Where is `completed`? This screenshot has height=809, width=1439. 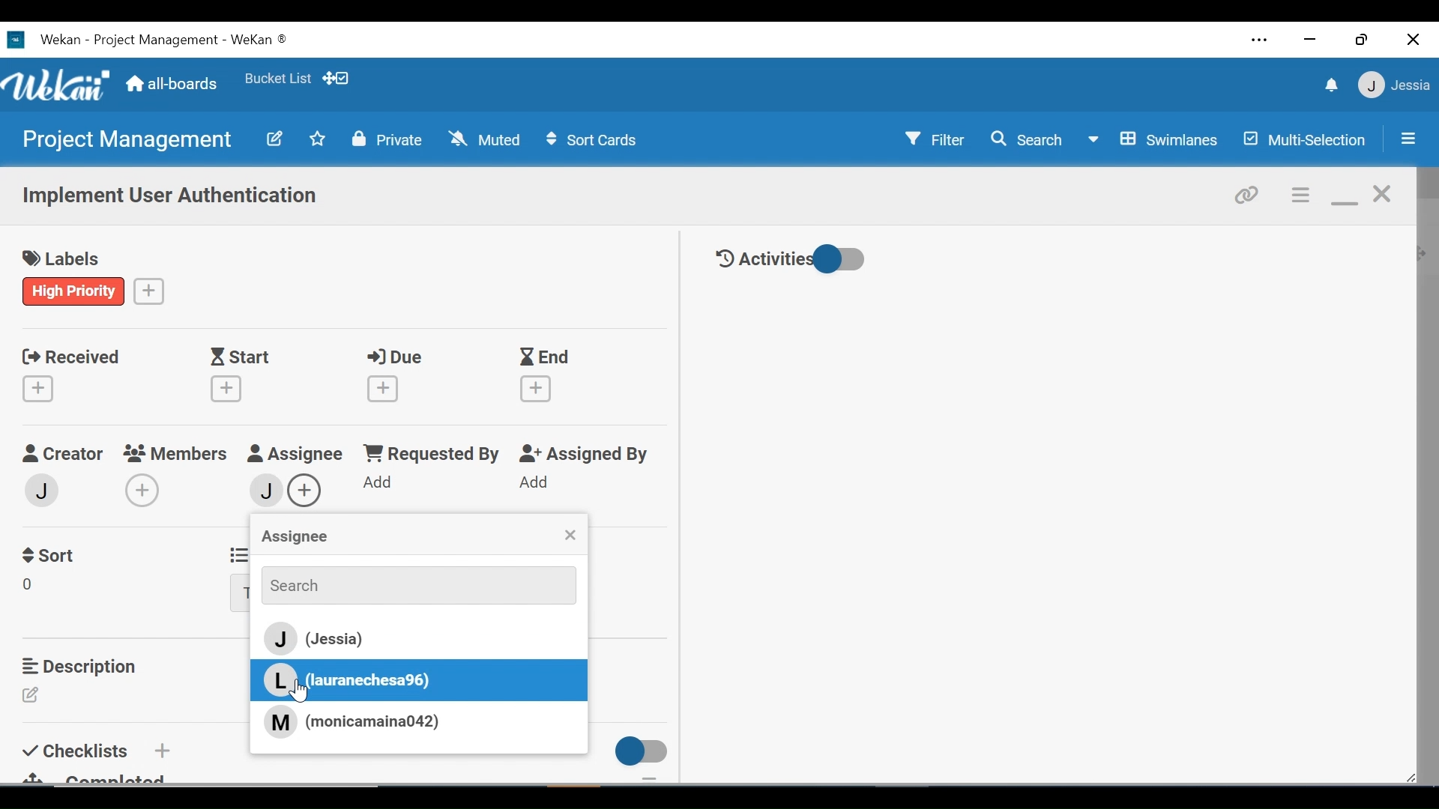
completed is located at coordinates (104, 777).